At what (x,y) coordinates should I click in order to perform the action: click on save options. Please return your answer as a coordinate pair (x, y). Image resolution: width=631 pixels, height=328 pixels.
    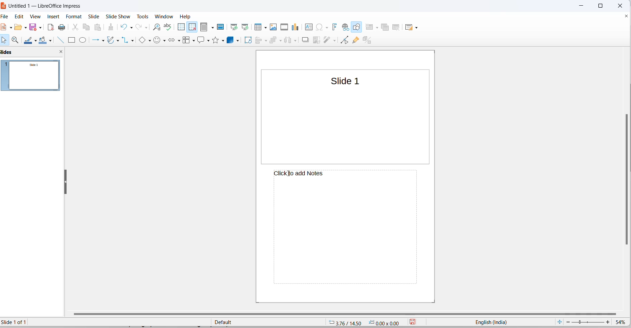
    Looking at the image, I should click on (40, 27).